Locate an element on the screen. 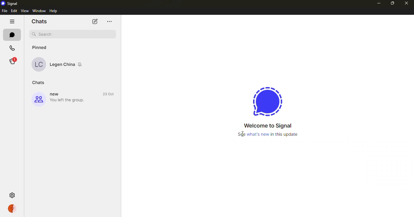 This screenshot has height=217, width=414. chats is located at coordinates (38, 21).